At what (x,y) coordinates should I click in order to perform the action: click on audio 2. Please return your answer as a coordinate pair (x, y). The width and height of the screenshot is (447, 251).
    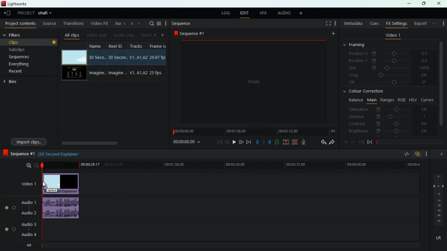
    Looking at the image, I should click on (28, 213).